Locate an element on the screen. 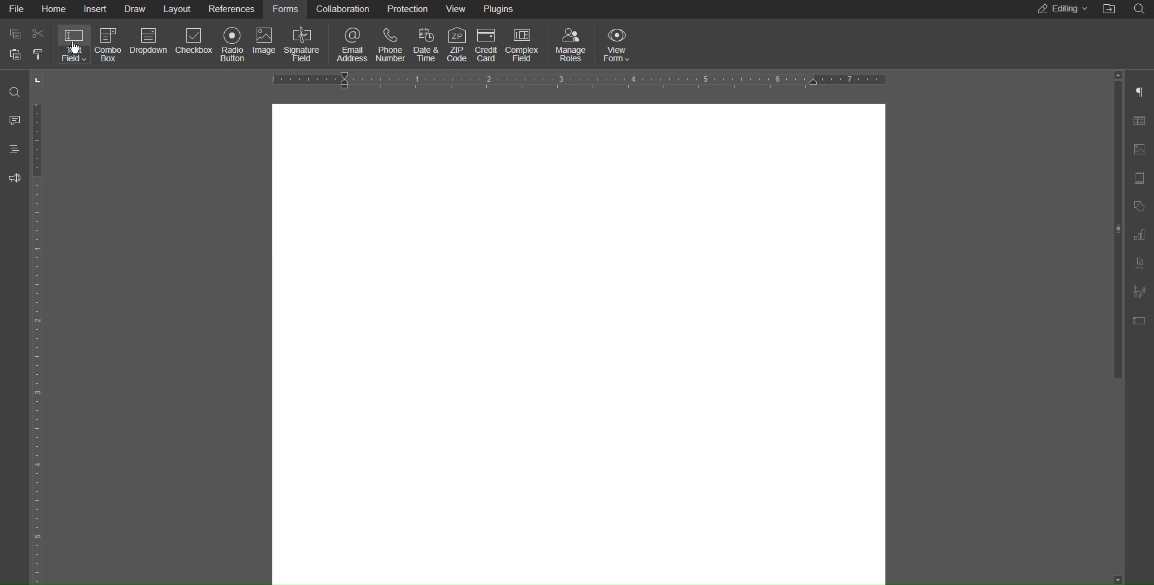 The width and height of the screenshot is (1154, 585). Comments is located at coordinates (13, 120).